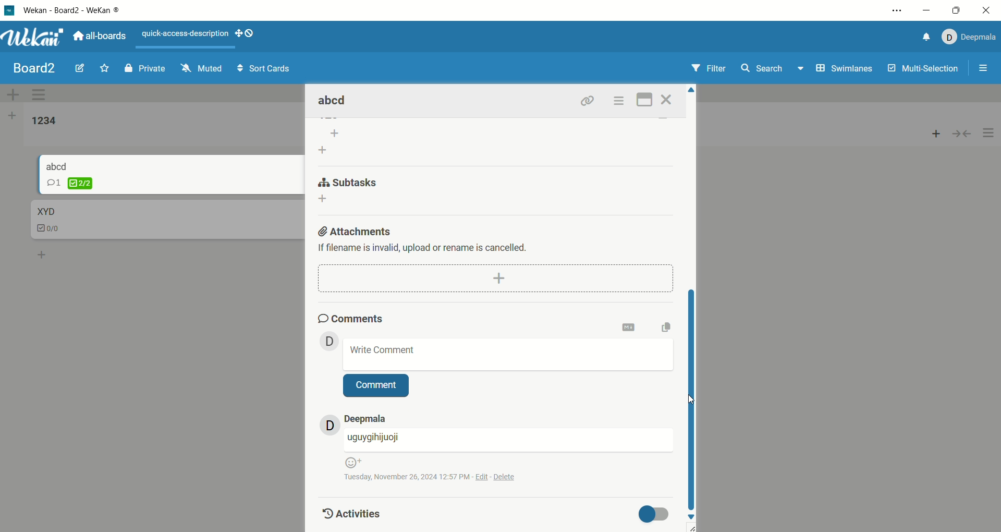 The width and height of the screenshot is (1001, 532). What do you see at coordinates (923, 39) in the screenshot?
I see `notification` at bounding box center [923, 39].